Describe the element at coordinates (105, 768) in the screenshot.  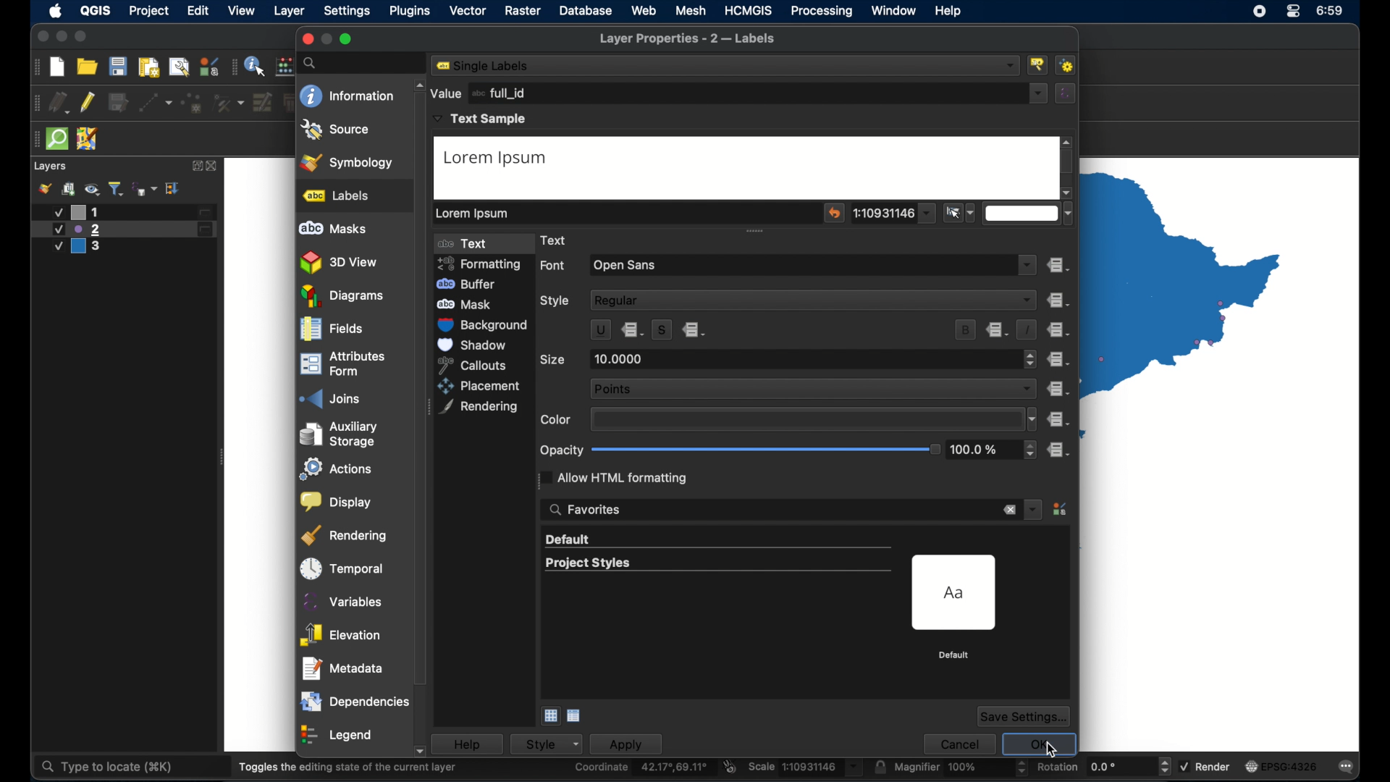
I see `type to locate` at that location.